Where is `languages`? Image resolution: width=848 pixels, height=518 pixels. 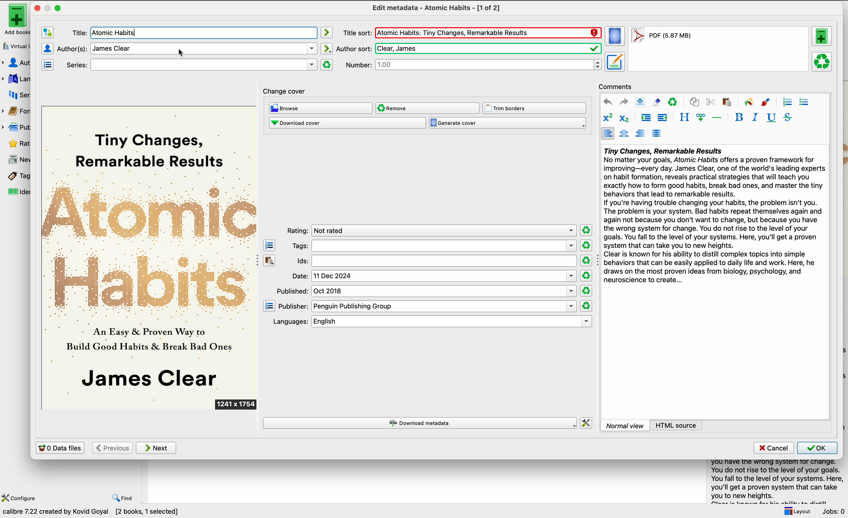
languages is located at coordinates (15, 78).